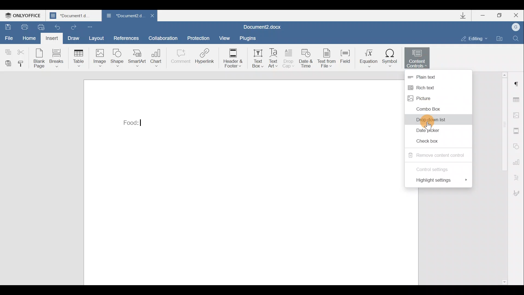 The height and width of the screenshot is (295, 524). Describe the element at coordinates (438, 77) in the screenshot. I see `Plain text` at that location.